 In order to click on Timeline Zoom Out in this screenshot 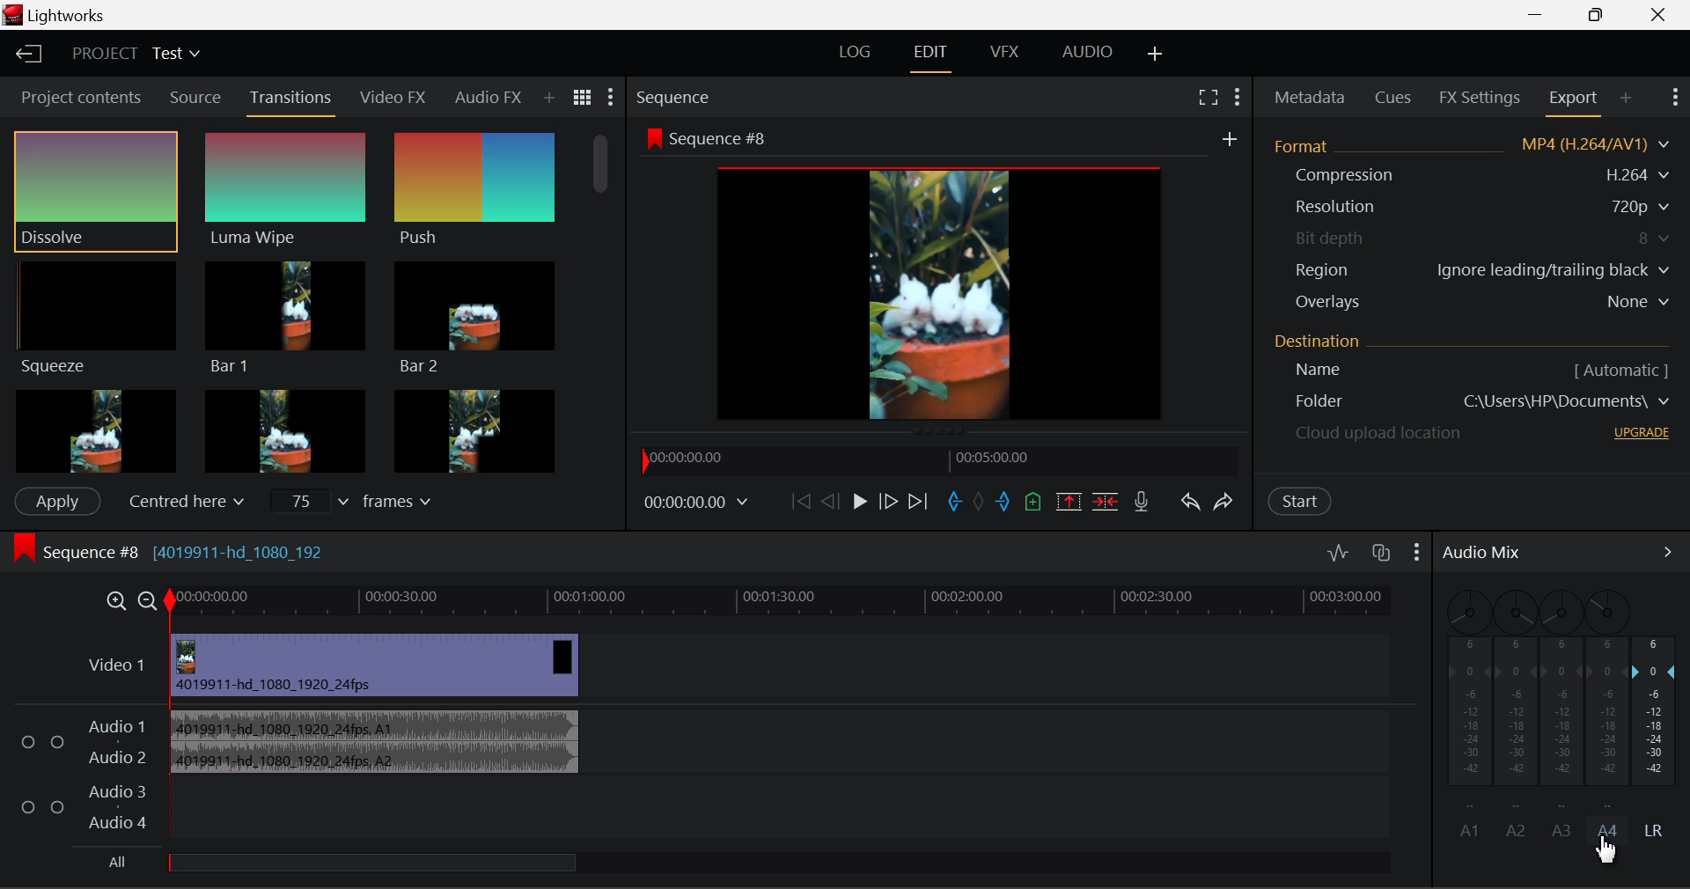, I will do `click(146, 602)`.